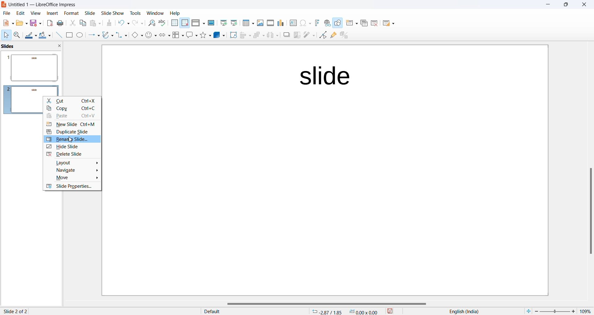 This screenshot has height=315, width=594. I want to click on save, so click(390, 311).